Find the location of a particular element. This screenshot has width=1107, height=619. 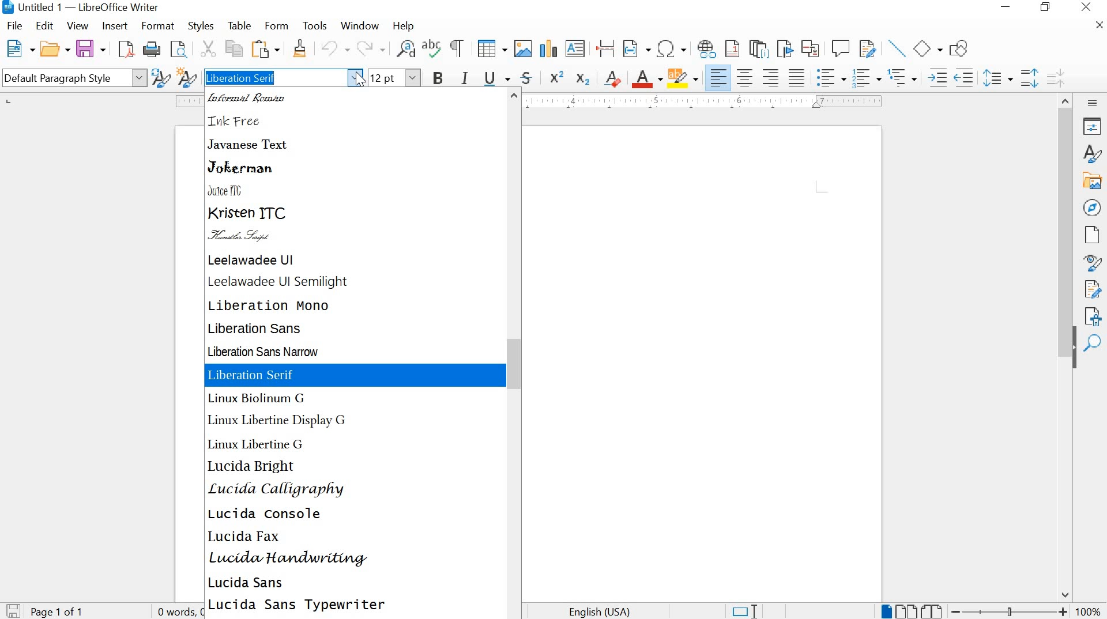

MANAGE CHANGES is located at coordinates (1094, 288).